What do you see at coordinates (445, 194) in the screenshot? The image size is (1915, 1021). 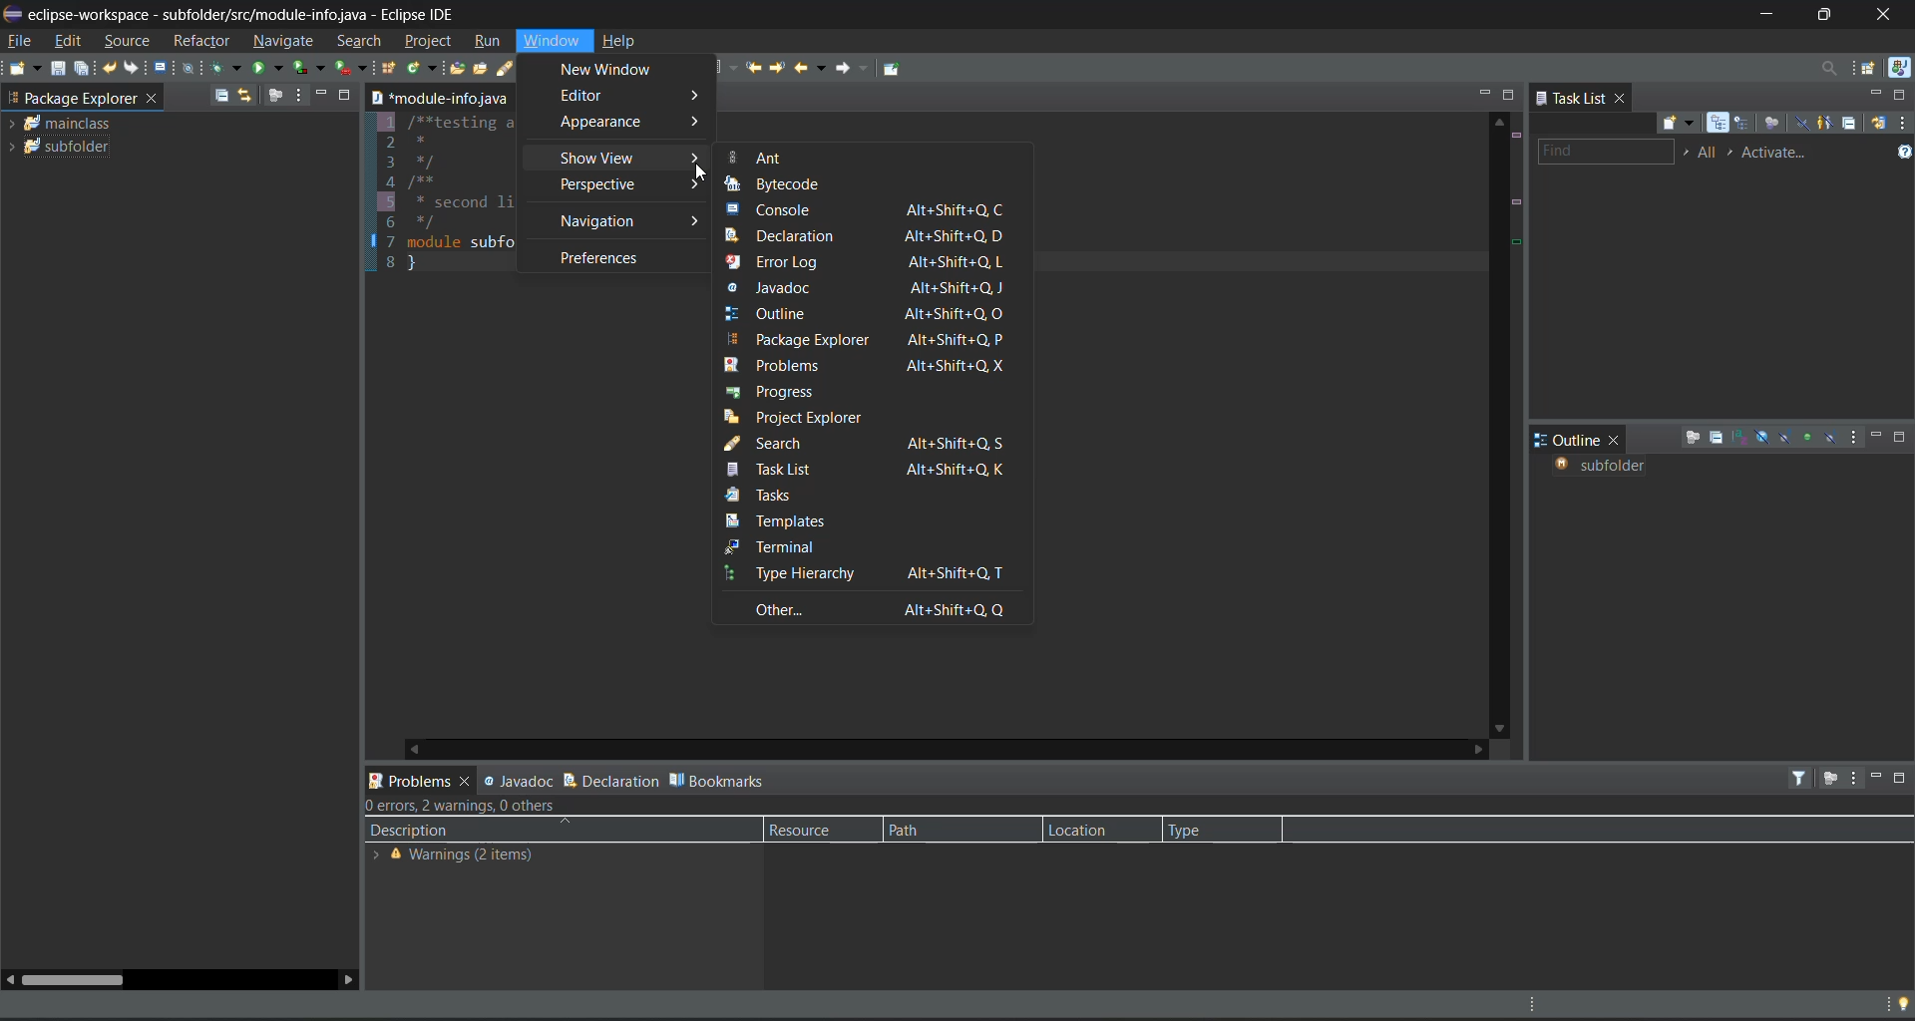 I see `1/**testing a 2* 3*/ 4/**5 * second 1i6 */7 module subfo8}` at bounding box center [445, 194].